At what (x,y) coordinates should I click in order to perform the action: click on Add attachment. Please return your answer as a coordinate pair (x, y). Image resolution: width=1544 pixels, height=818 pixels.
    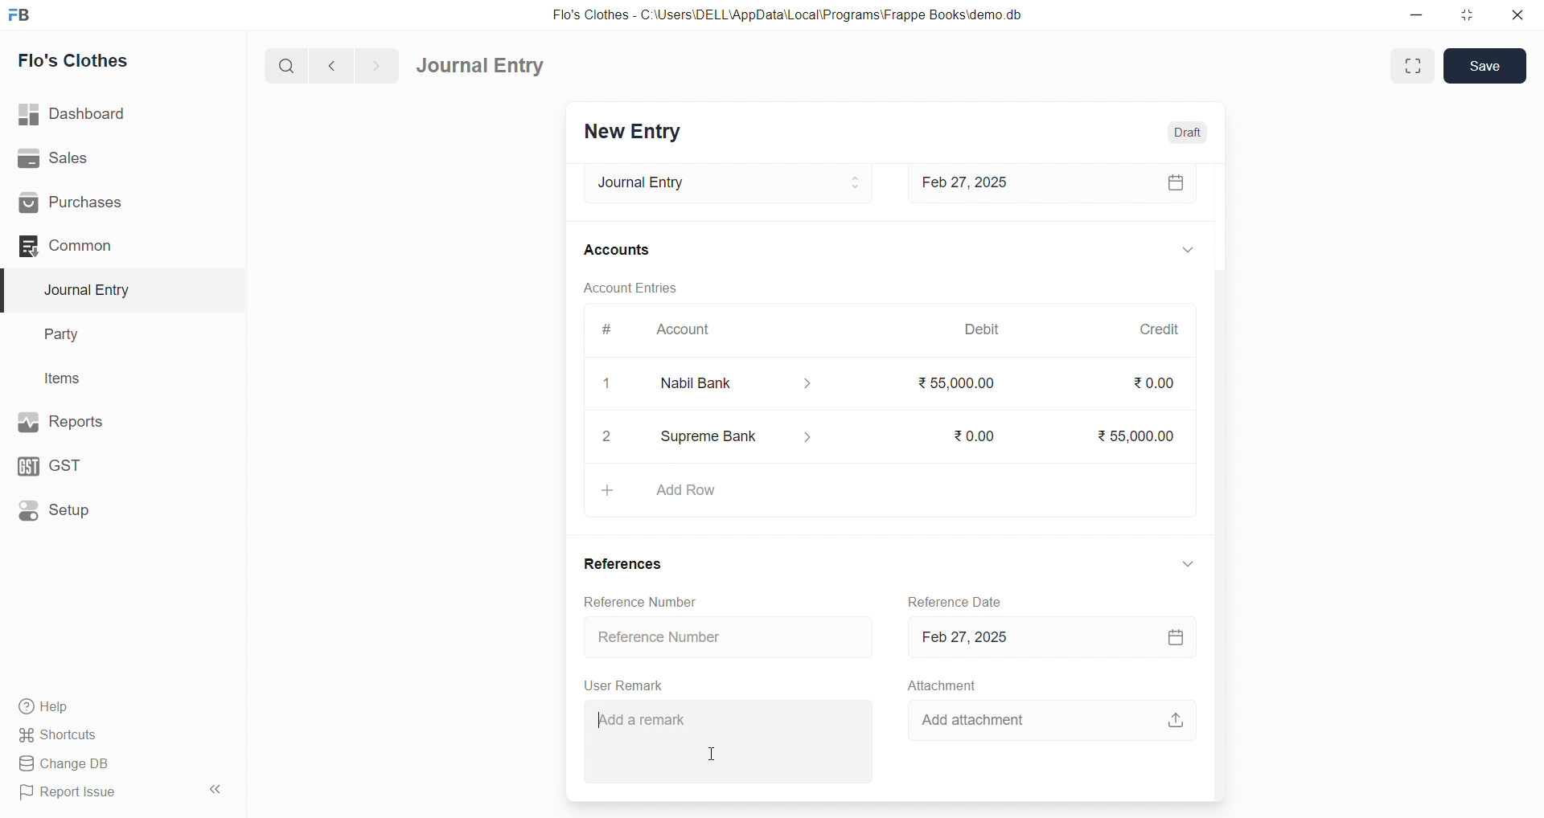
    Looking at the image, I should click on (1050, 718).